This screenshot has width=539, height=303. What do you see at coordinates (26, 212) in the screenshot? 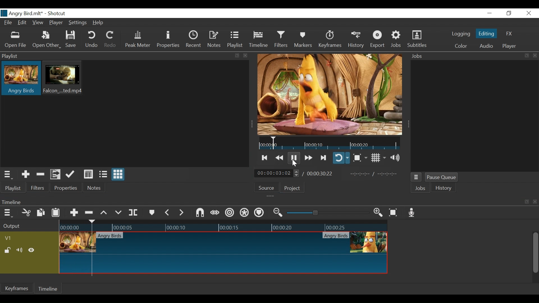
I see `Cut` at bounding box center [26, 212].